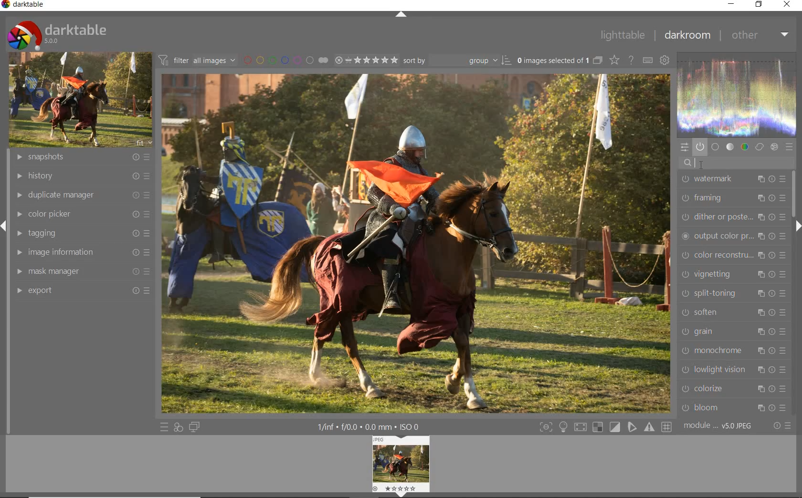 This screenshot has width=802, height=498. Describe the element at coordinates (737, 93) in the screenshot. I see `waveform` at that location.